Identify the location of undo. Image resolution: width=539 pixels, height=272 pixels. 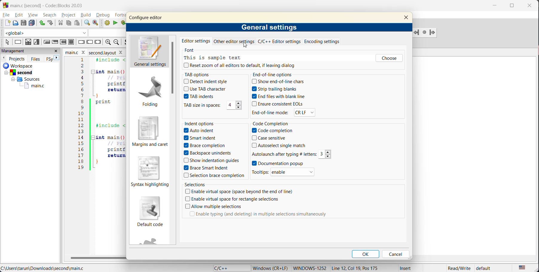
(41, 22).